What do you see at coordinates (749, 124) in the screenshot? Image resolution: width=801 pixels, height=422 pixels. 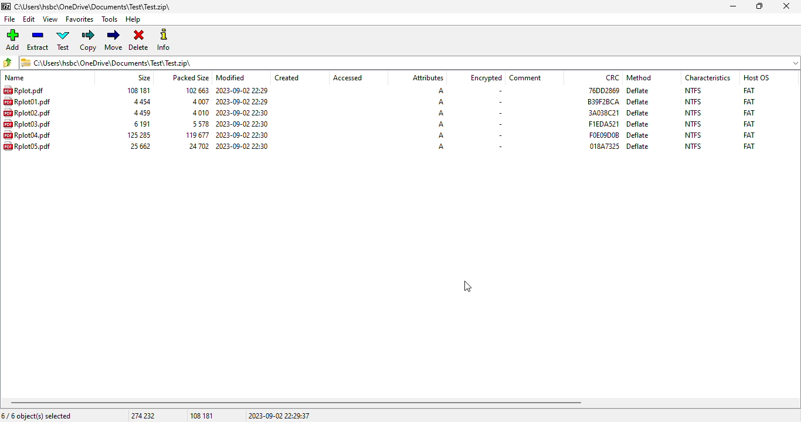 I see `FAT` at bounding box center [749, 124].